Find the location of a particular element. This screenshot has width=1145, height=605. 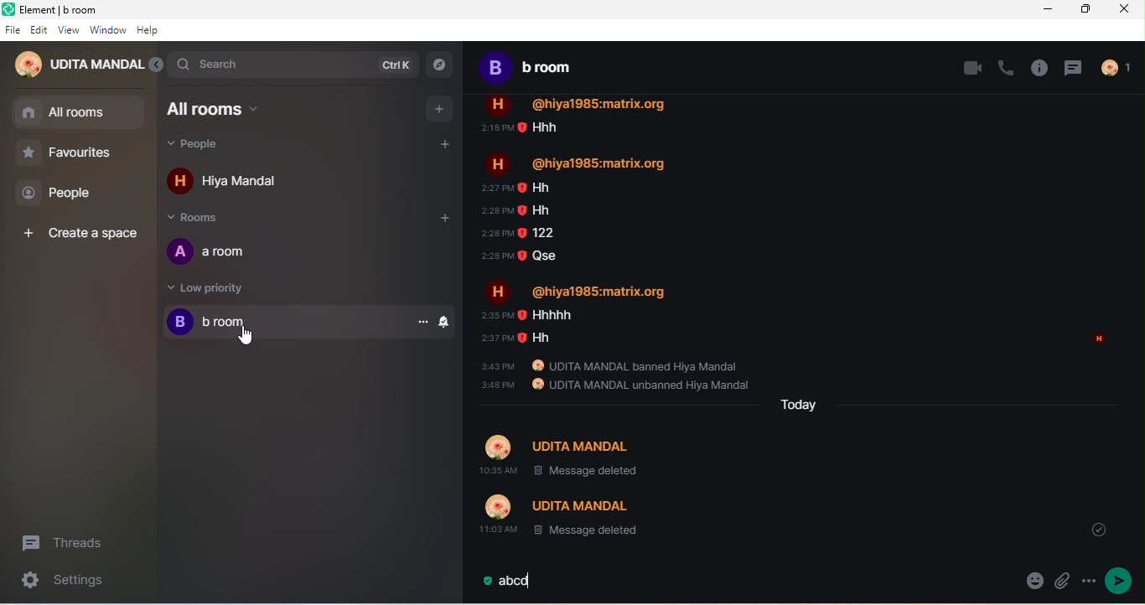

attachment is located at coordinates (1060, 582).